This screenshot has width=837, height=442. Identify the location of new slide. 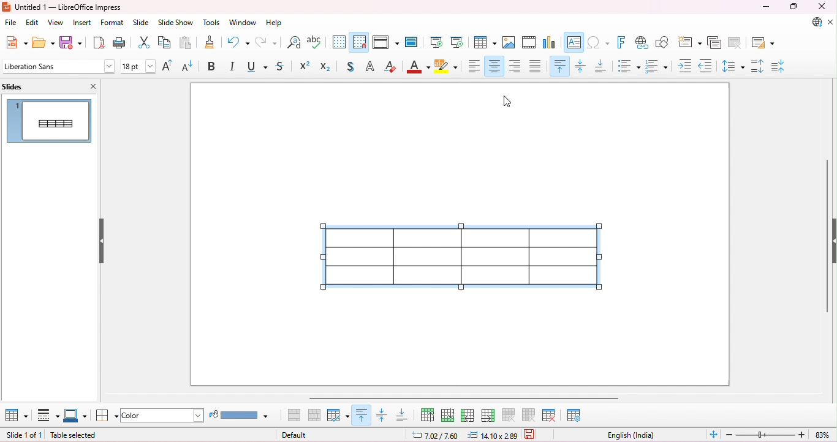
(691, 41).